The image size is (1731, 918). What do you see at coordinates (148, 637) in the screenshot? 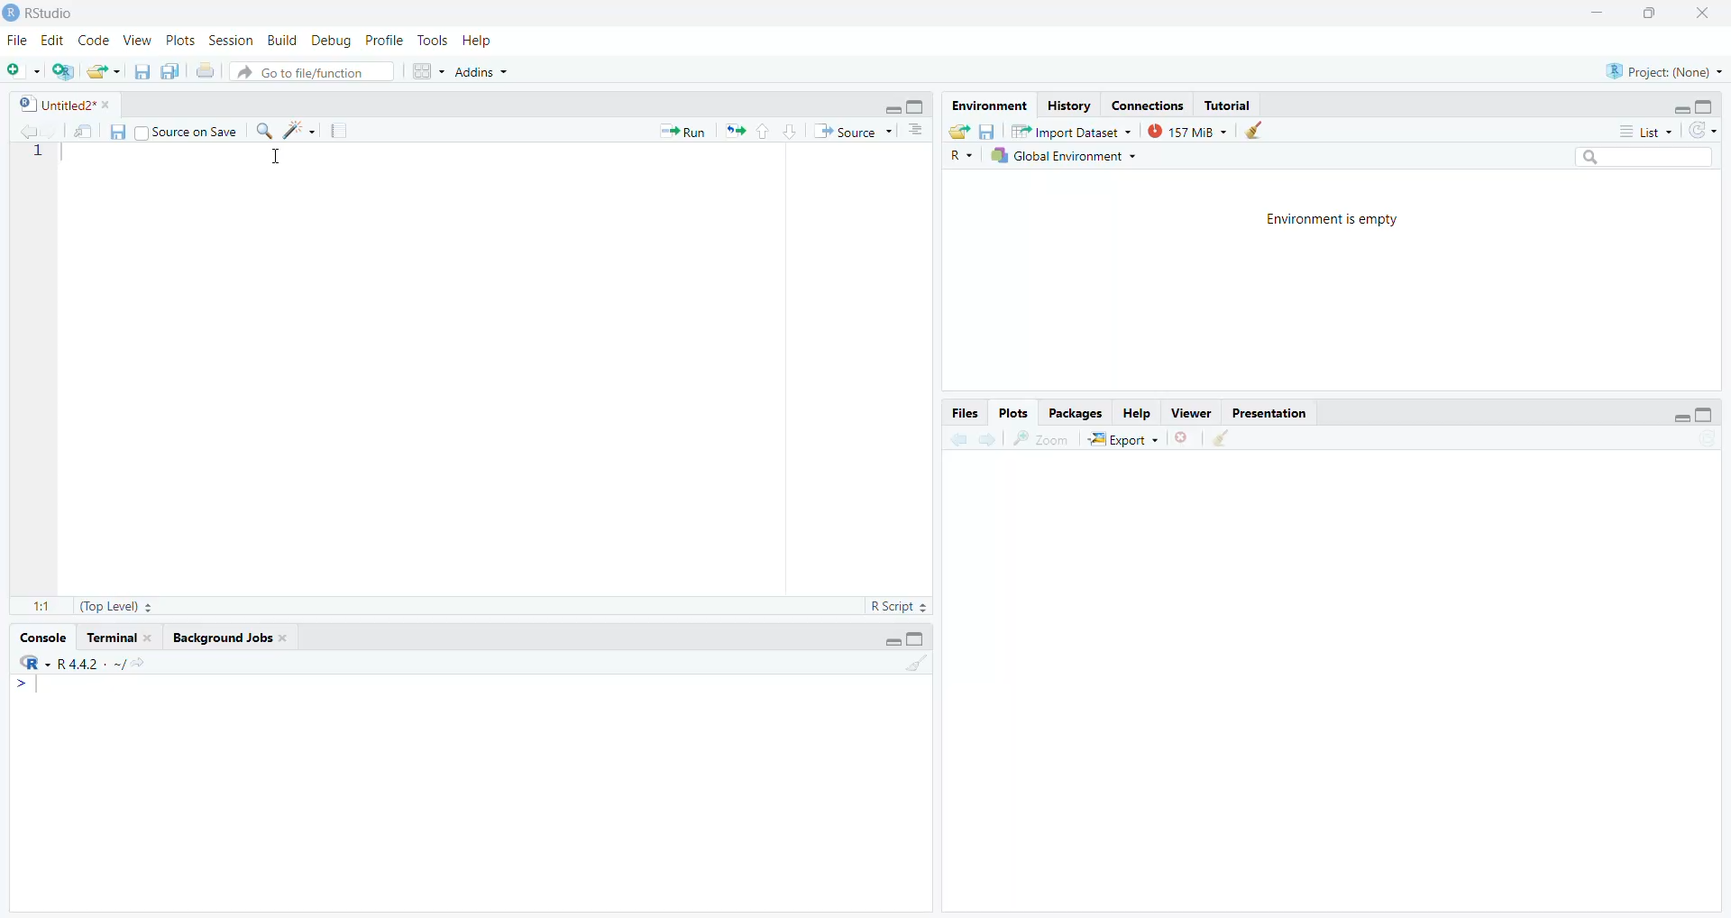
I see `close` at bounding box center [148, 637].